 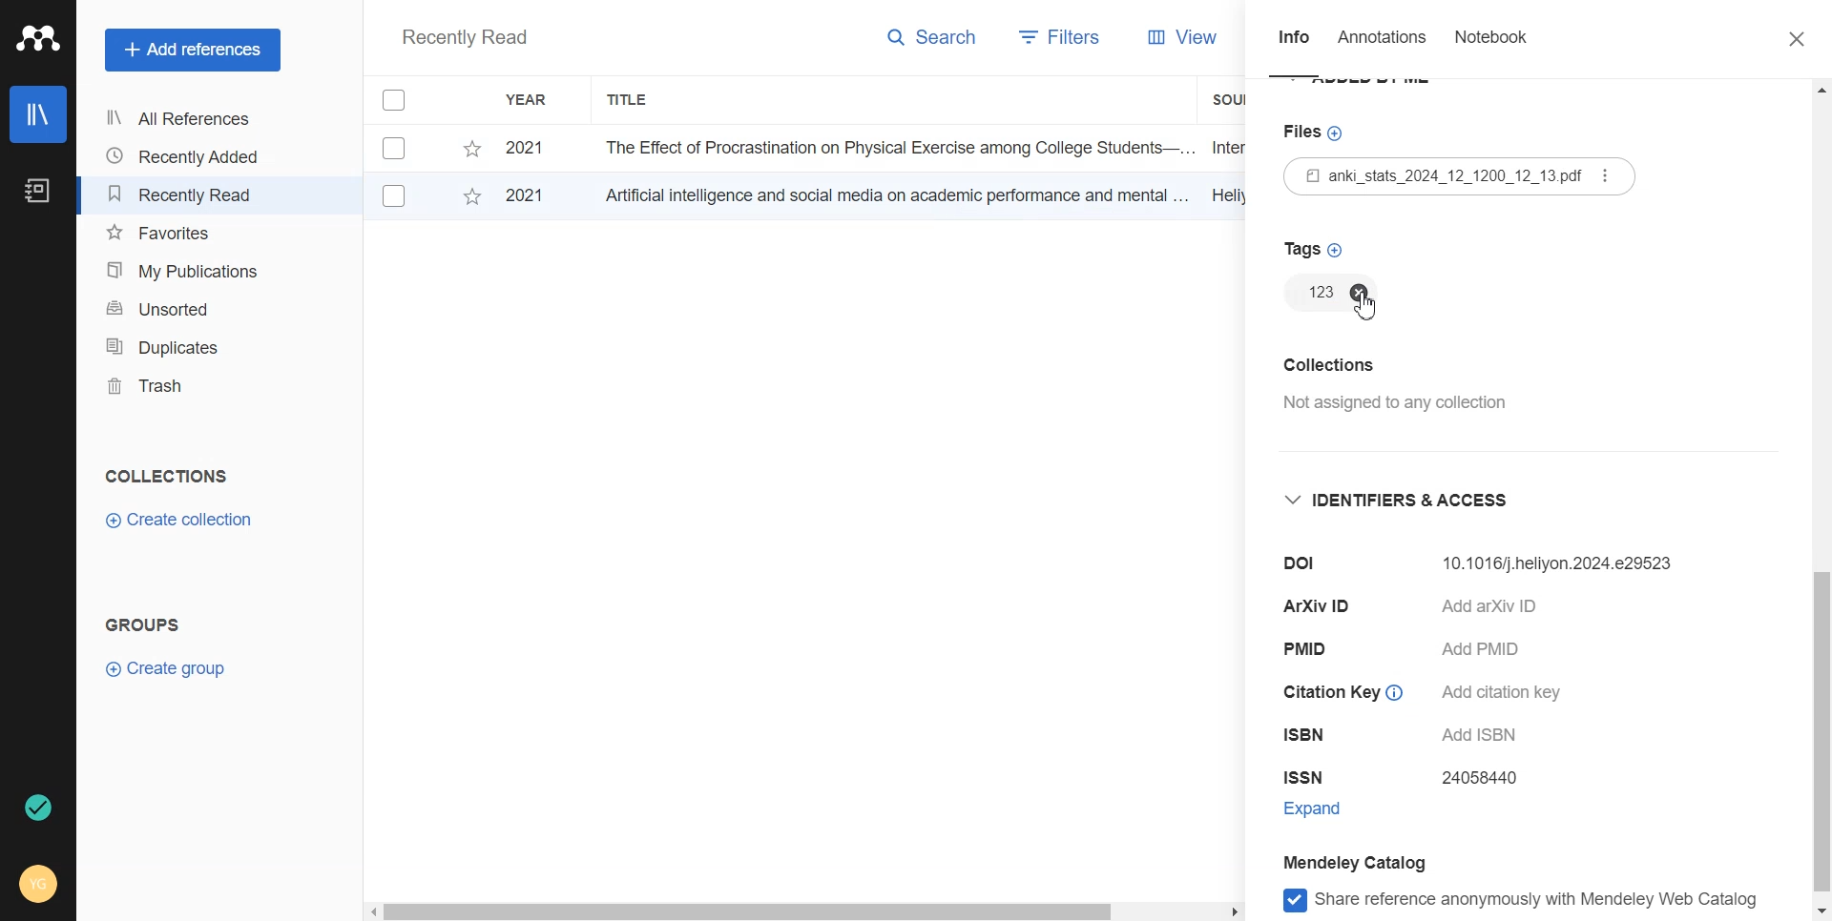 What do you see at coordinates (35, 192) in the screenshot?
I see `Notebook` at bounding box center [35, 192].